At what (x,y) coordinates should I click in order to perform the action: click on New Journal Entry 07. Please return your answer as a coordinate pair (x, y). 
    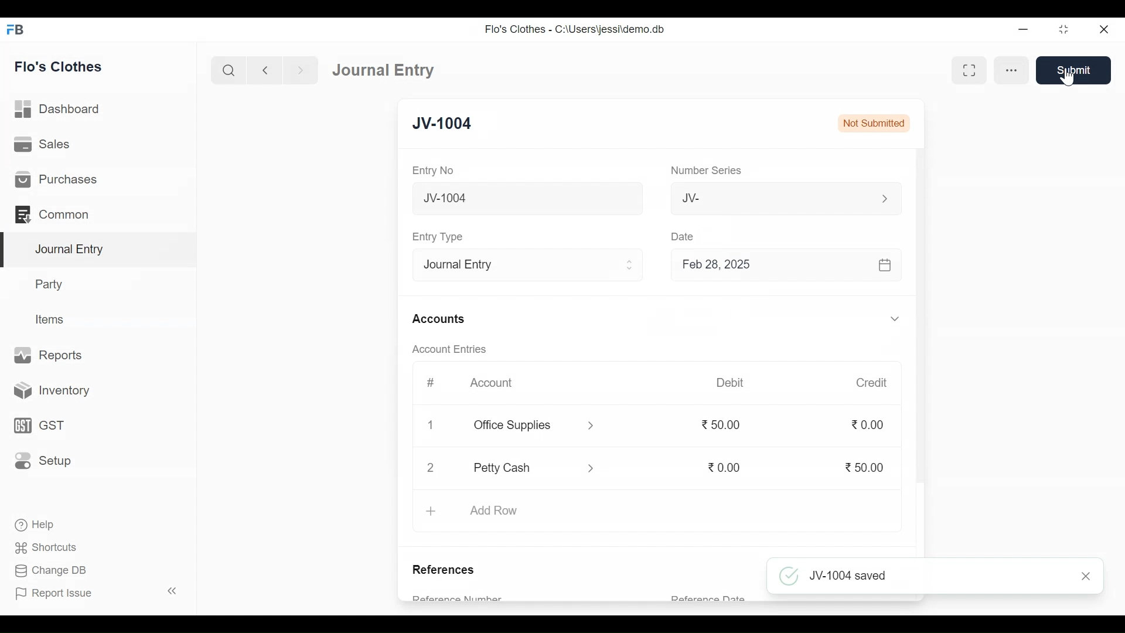
    Looking at the image, I should click on (529, 200).